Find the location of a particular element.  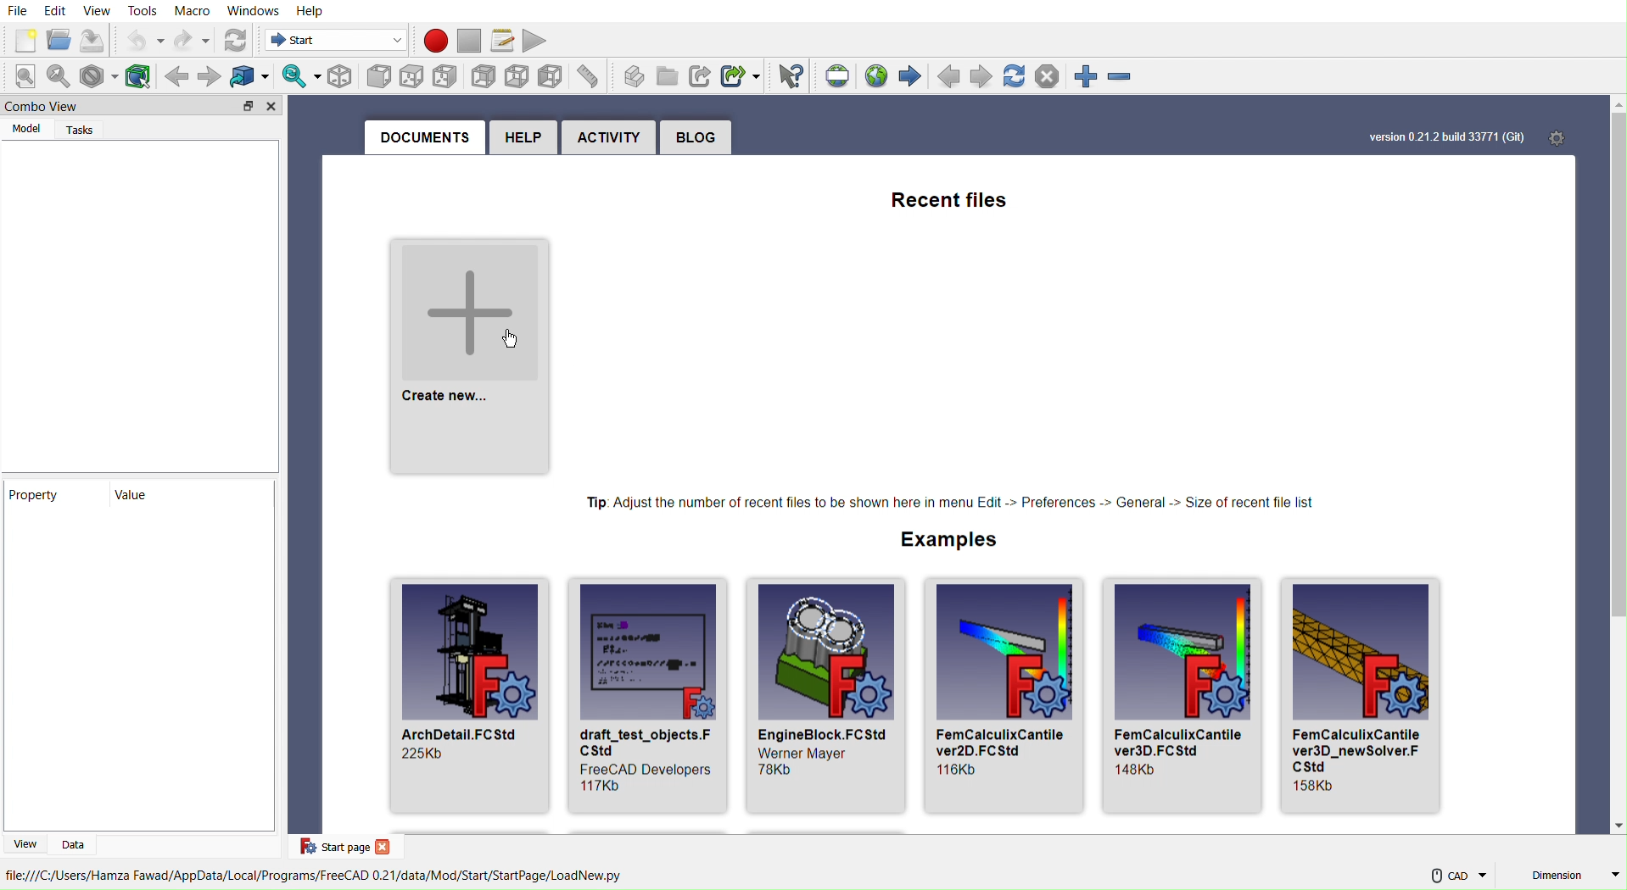

Create a link is located at coordinates (700, 78).